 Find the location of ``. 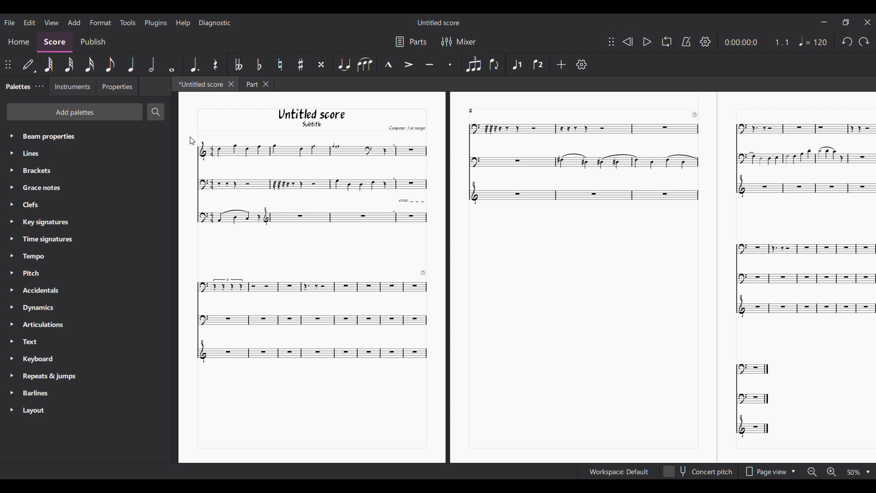

 is located at coordinates (399, 41).